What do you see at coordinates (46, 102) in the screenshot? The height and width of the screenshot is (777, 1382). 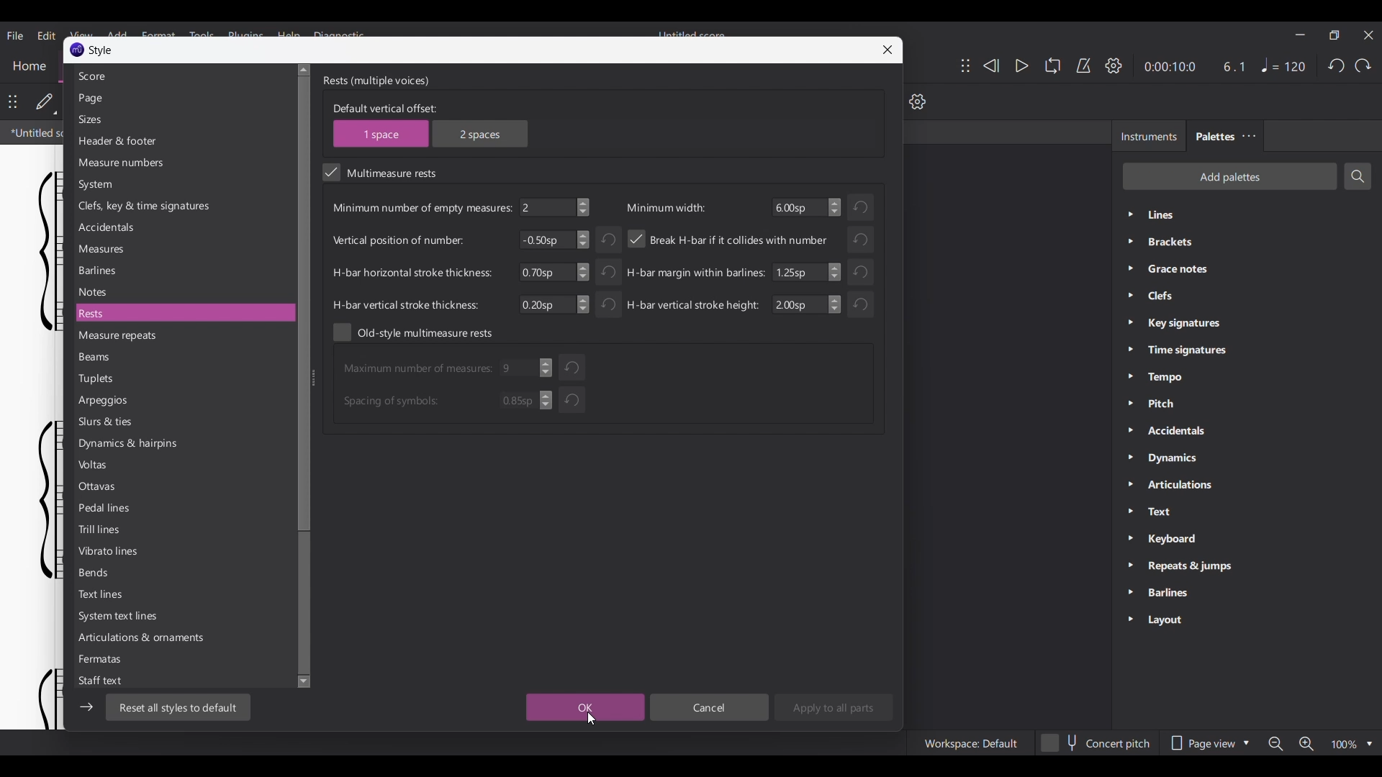 I see `Default` at bounding box center [46, 102].